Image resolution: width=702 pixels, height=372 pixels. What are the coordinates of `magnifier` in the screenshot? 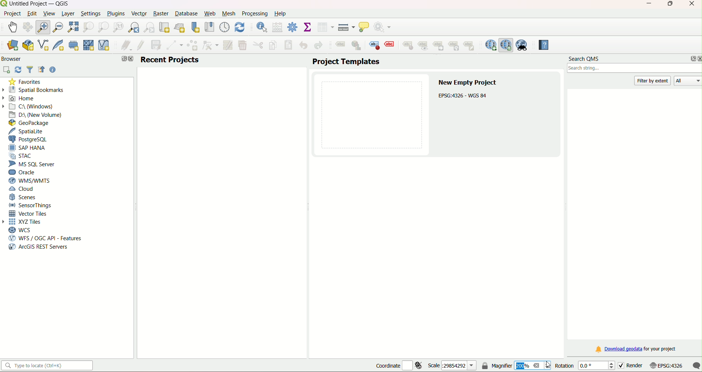 It's located at (516, 366).